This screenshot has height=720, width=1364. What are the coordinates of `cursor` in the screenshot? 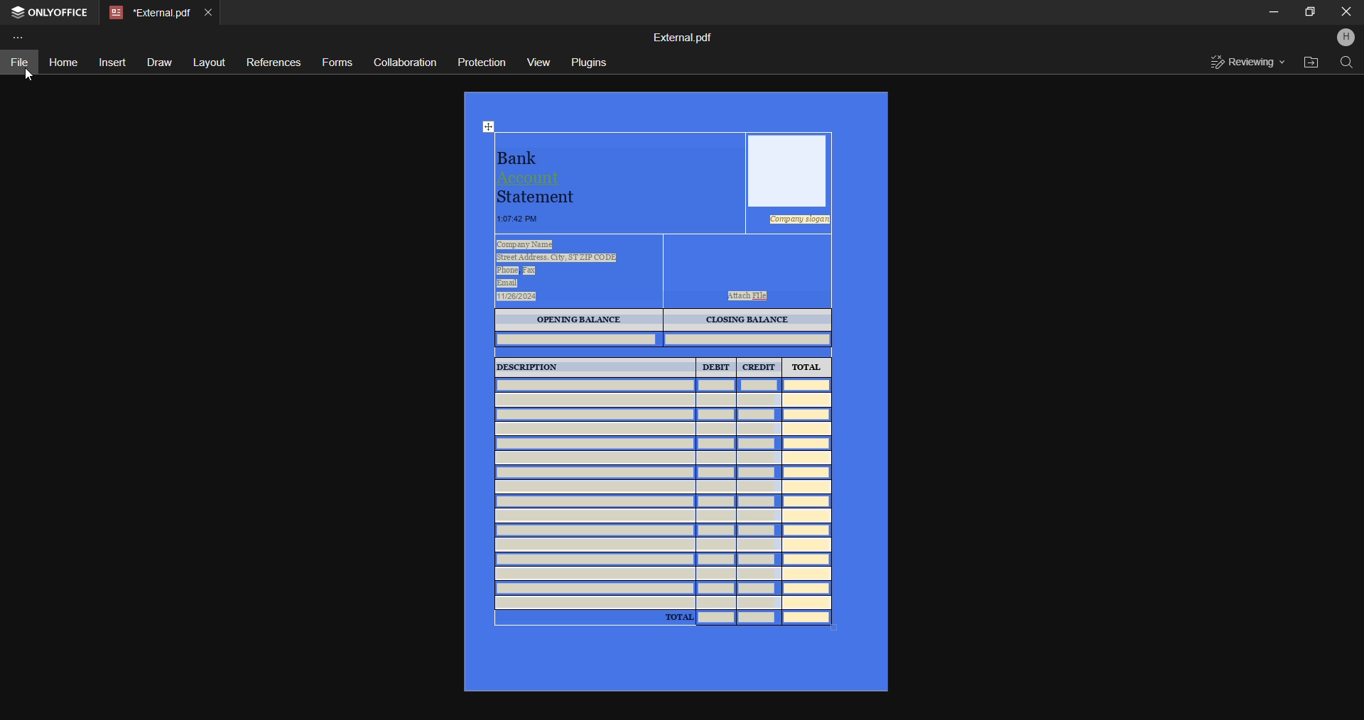 It's located at (28, 75).